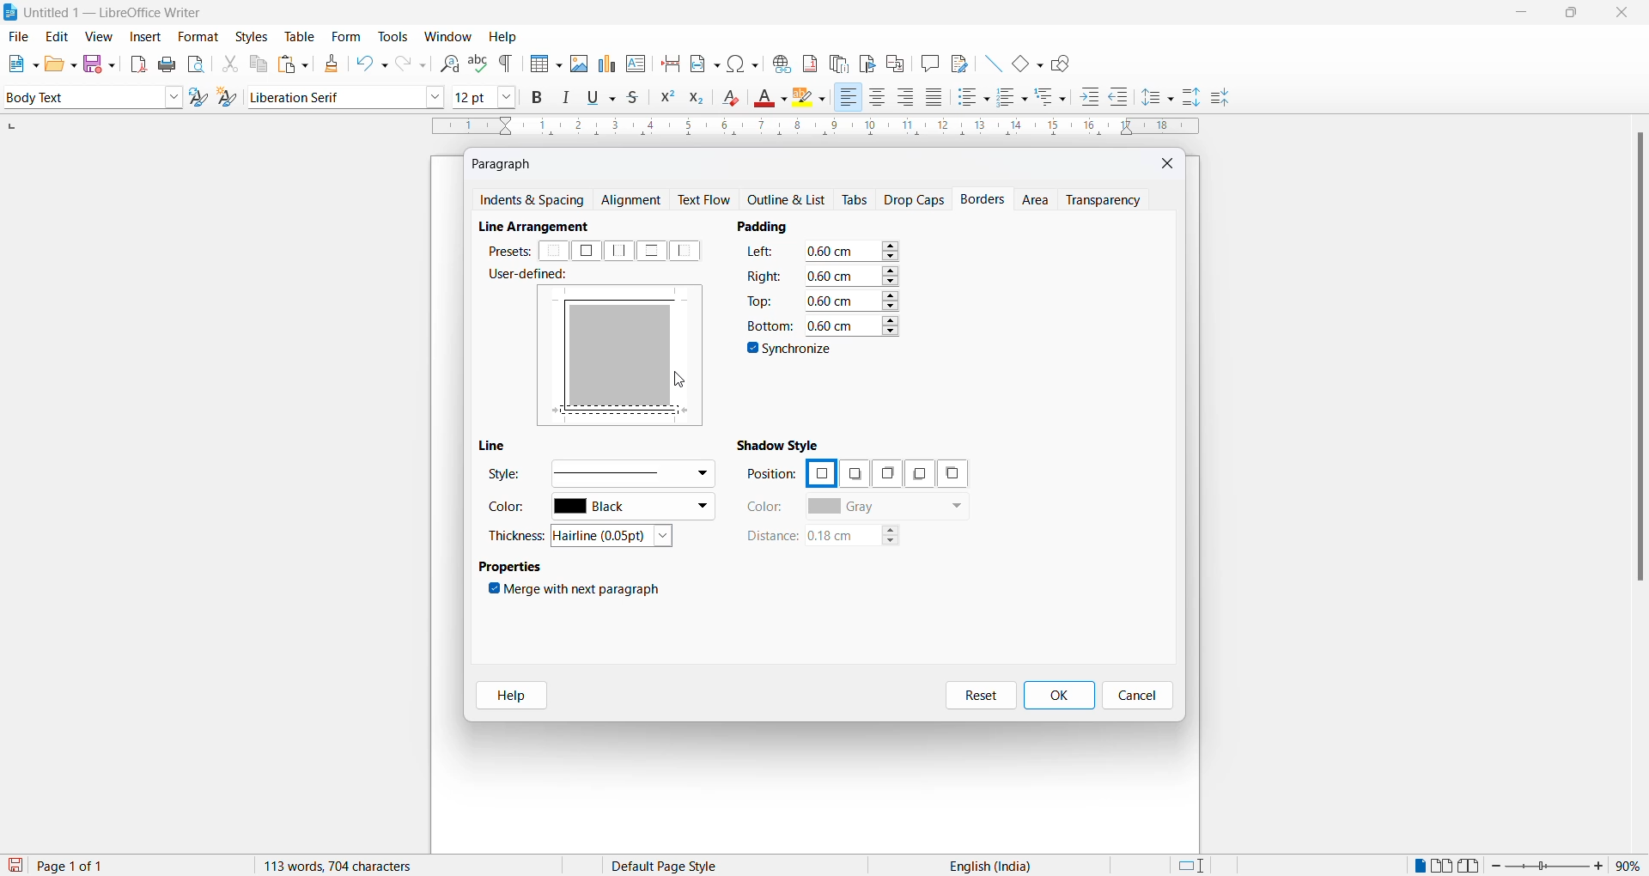 This screenshot has width=1649, height=876. What do you see at coordinates (1160, 98) in the screenshot?
I see `line spacing` at bounding box center [1160, 98].